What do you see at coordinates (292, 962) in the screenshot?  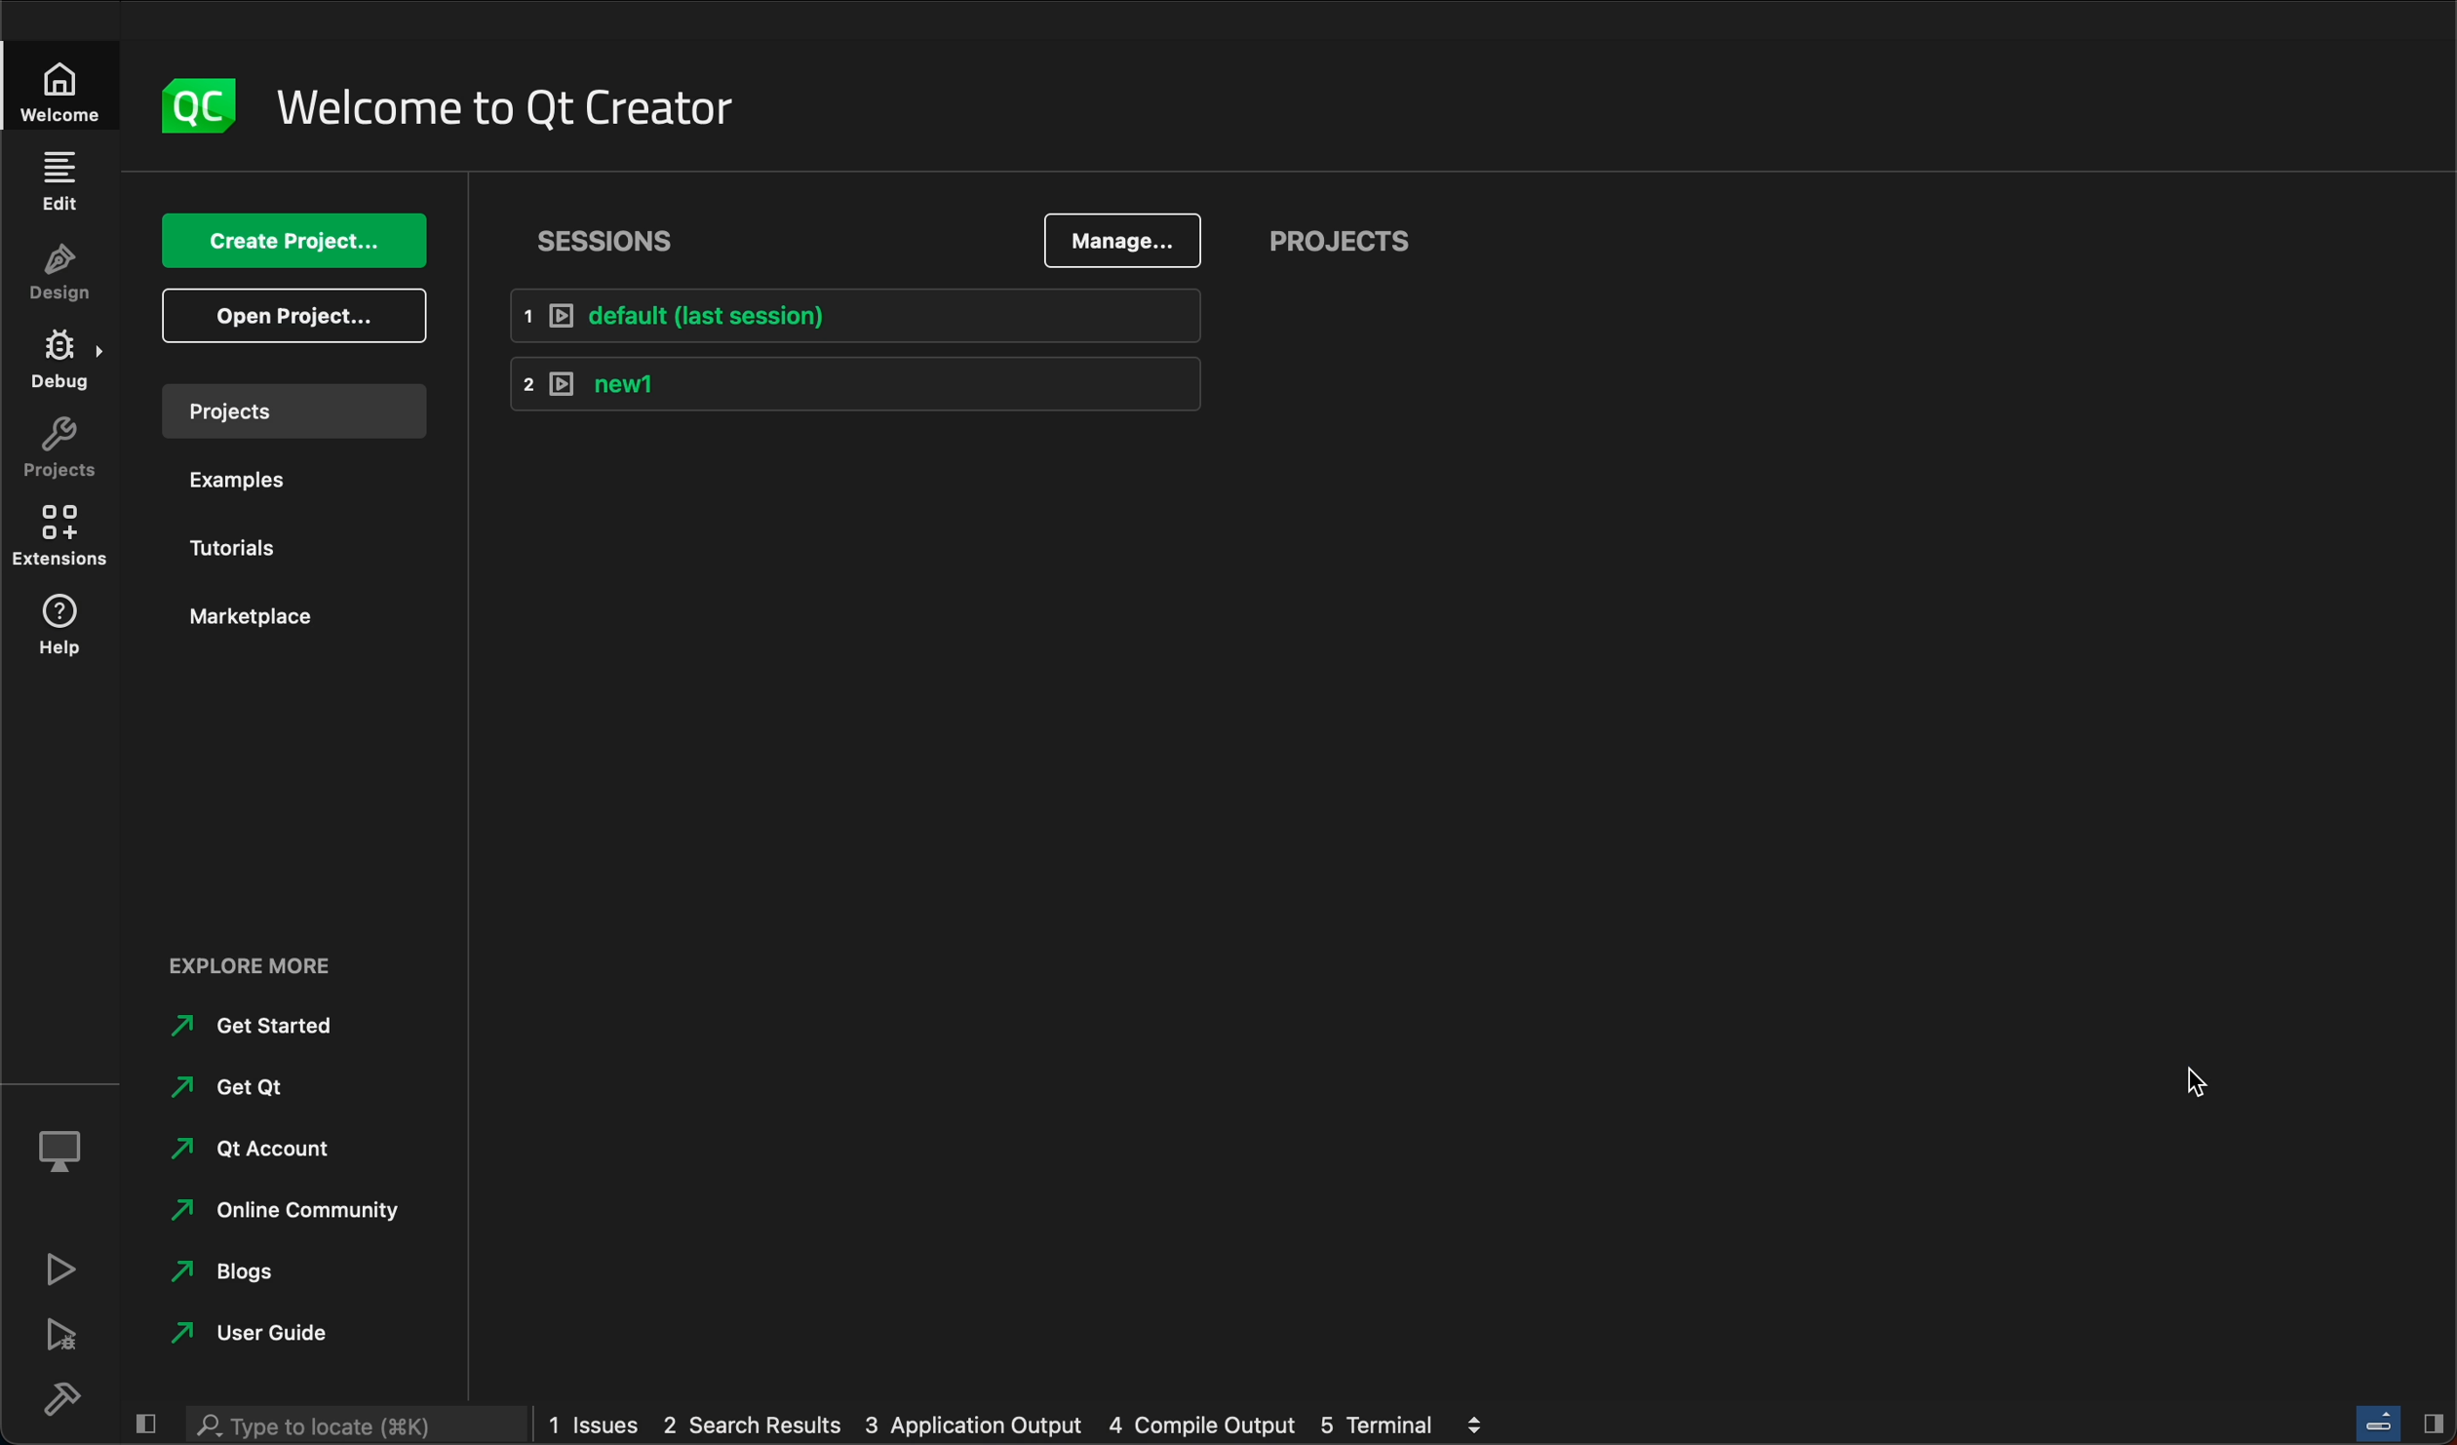 I see `Explore more` at bounding box center [292, 962].